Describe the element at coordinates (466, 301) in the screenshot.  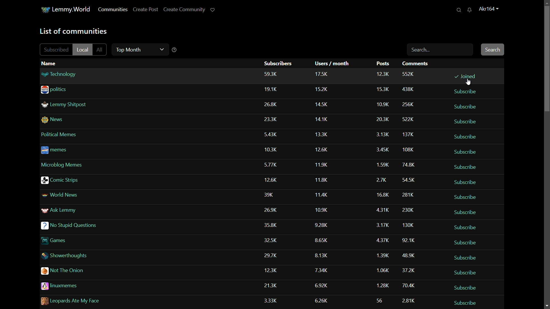
I see `subscribe/unsubscribe` at that location.